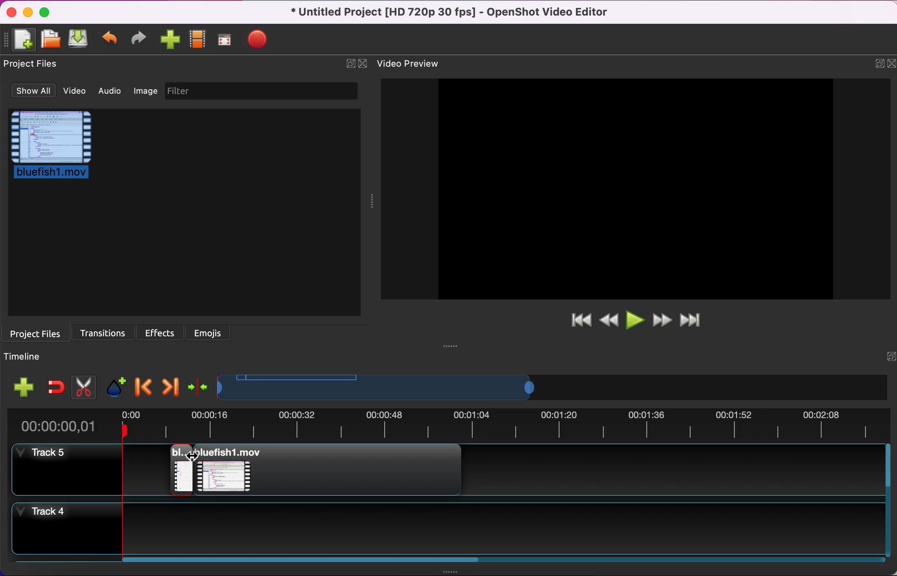 This screenshot has height=576, width=897. I want to click on add track, so click(23, 385).